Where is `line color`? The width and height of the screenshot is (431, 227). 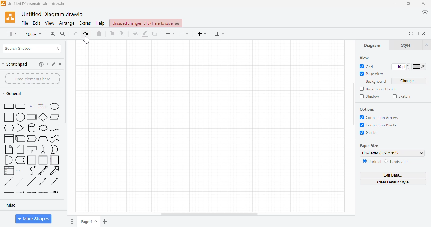
line color is located at coordinates (145, 33).